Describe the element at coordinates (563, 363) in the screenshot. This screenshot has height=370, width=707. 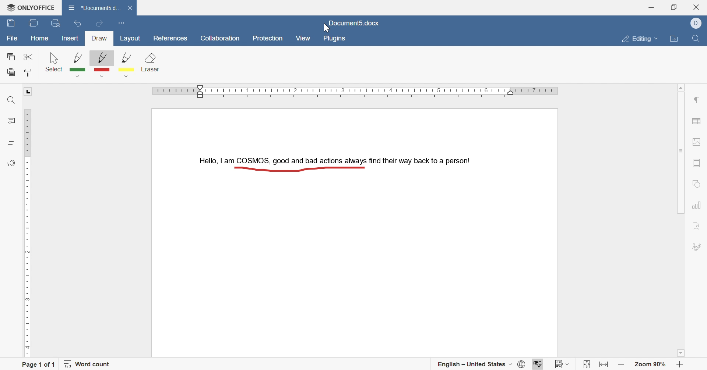
I see `track changes` at that location.